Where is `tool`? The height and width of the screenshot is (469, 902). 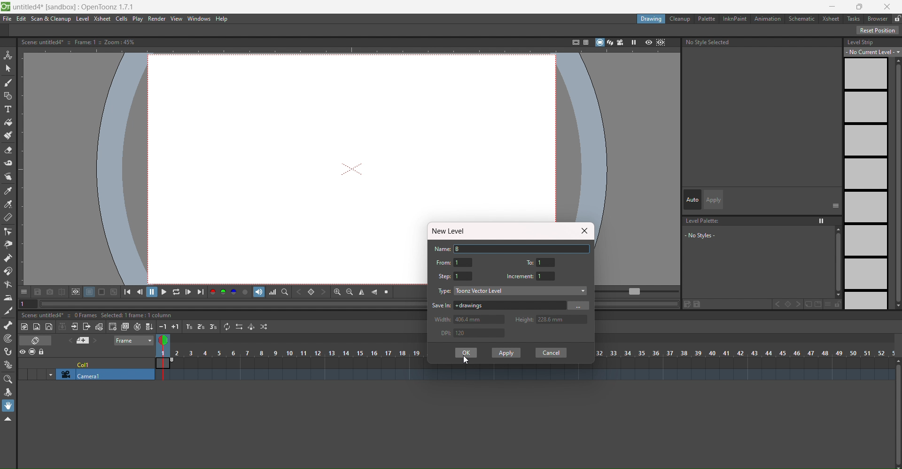
tool is located at coordinates (75, 292).